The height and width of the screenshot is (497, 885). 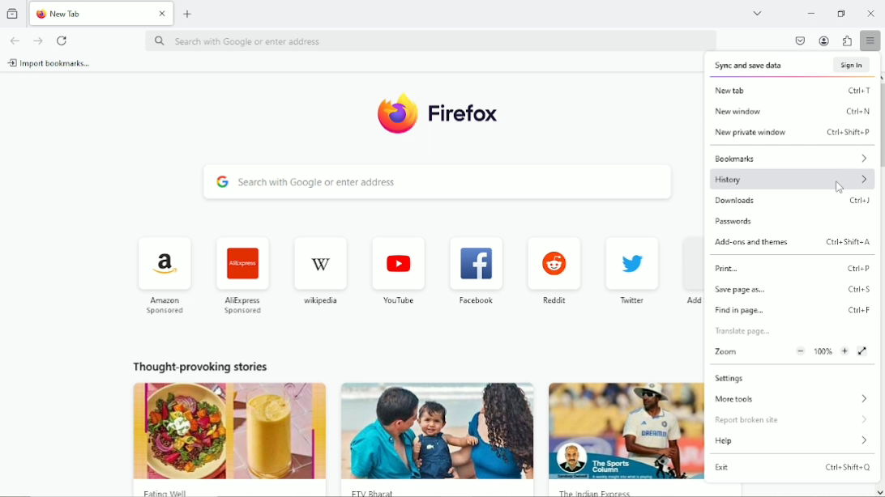 I want to click on icon, so click(x=160, y=265).